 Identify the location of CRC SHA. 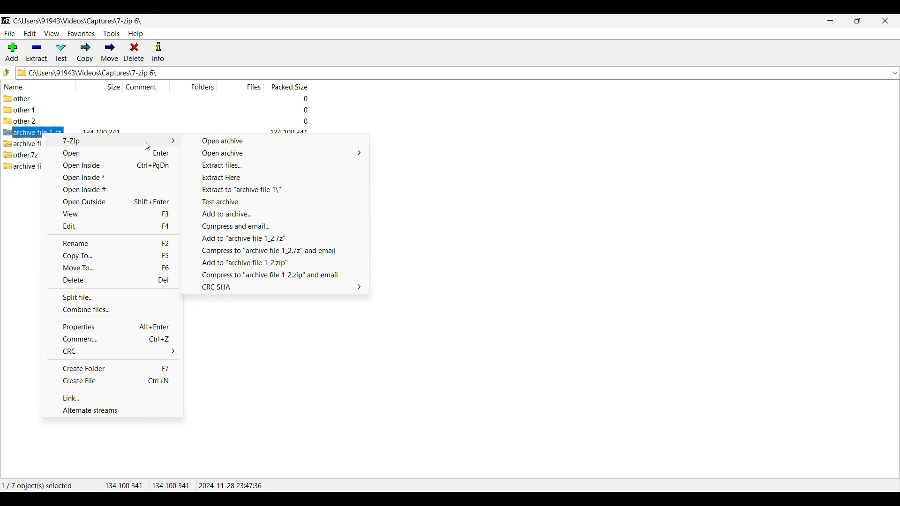
(278, 287).